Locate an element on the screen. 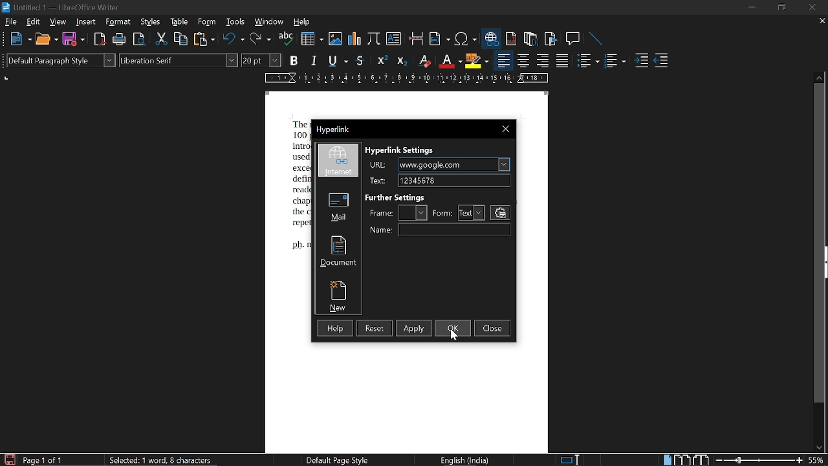  form is located at coordinates (442, 214).